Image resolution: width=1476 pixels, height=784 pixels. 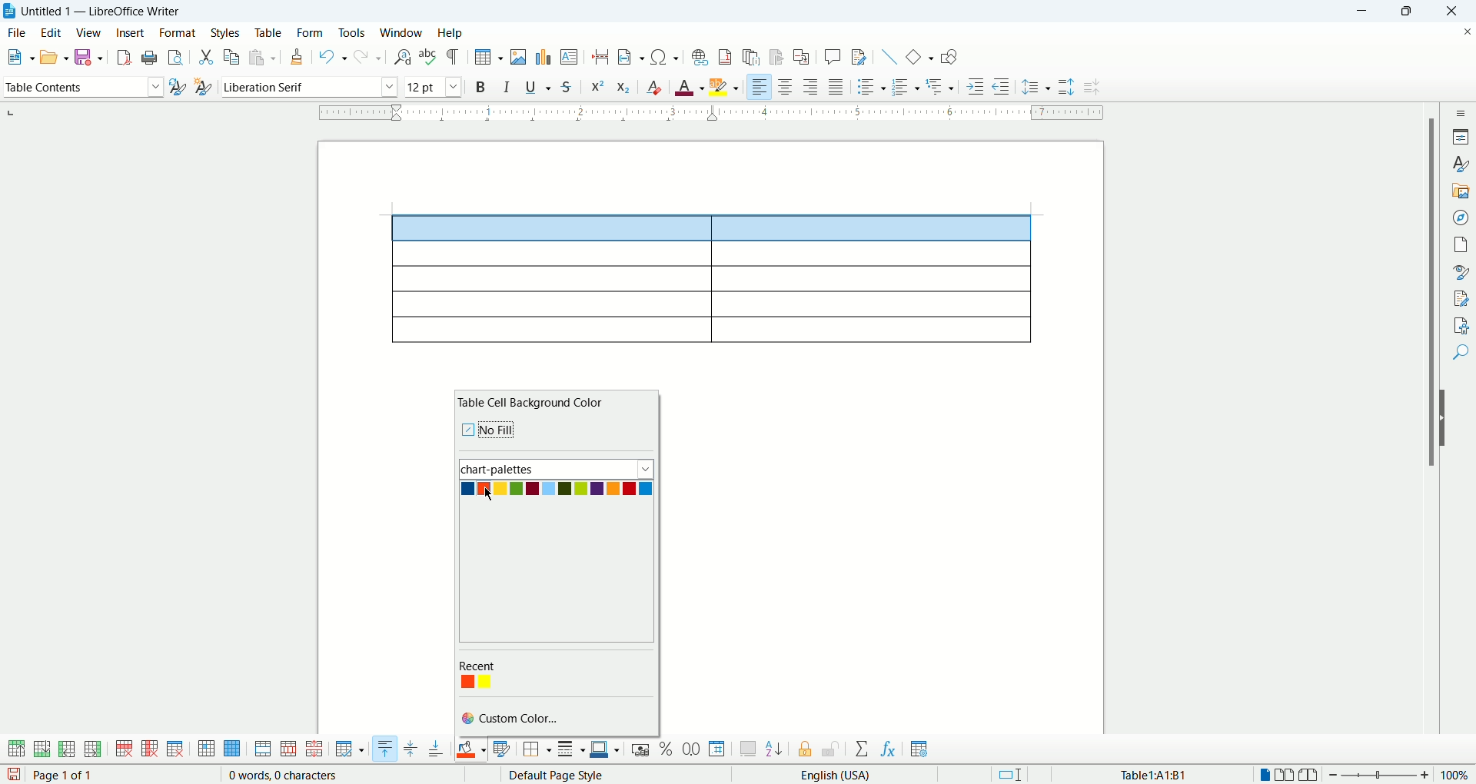 I want to click on view, so click(x=89, y=32).